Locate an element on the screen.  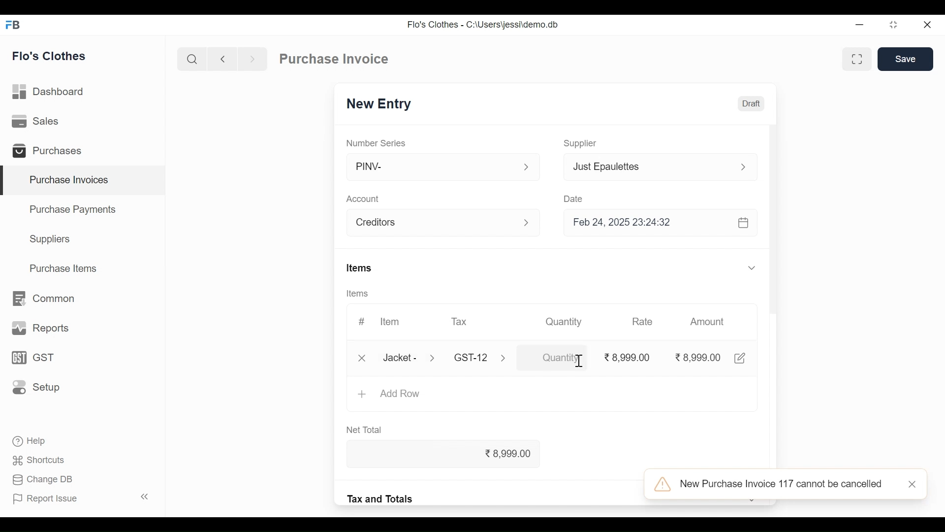
Vertical Scroll bar is located at coordinates (777, 270).